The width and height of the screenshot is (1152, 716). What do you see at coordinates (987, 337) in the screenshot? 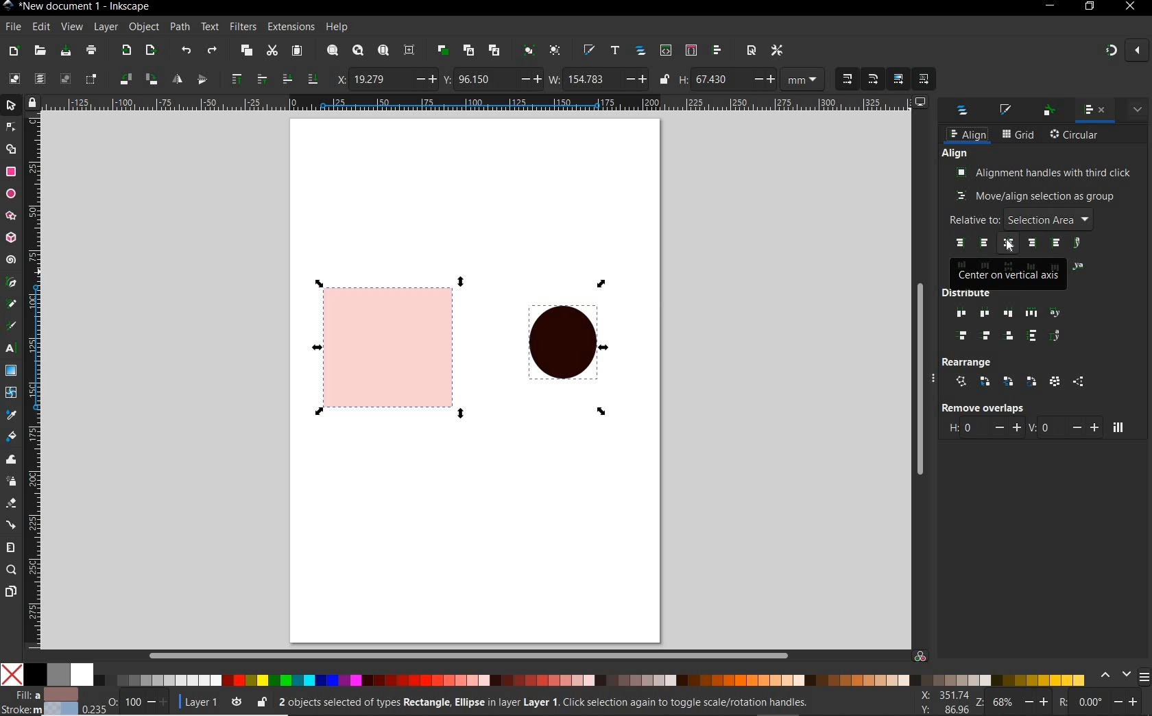
I see `EVEN VERTICAL CENTERS` at bounding box center [987, 337].